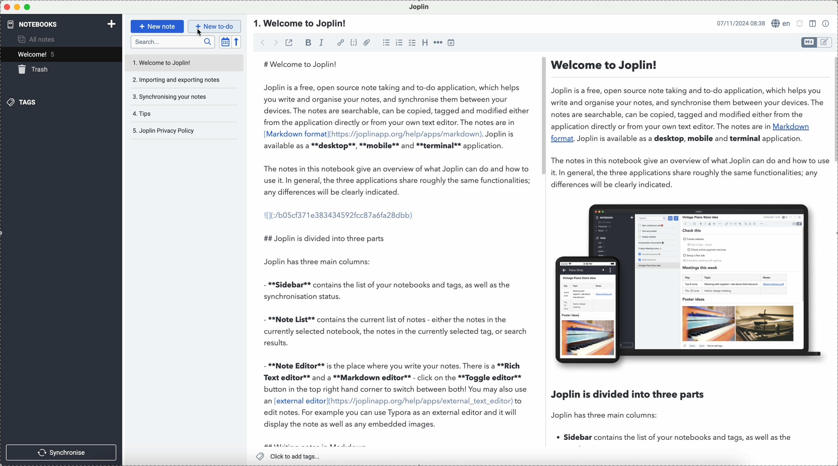  Describe the element at coordinates (399, 43) in the screenshot. I see `numbered list` at that location.